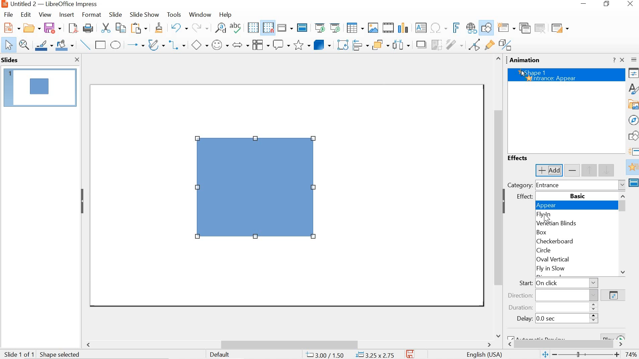 Image resolution: width=639 pixels, height=359 pixels. Describe the element at coordinates (580, 185) in the screenshot. I see `entrance` at that location.